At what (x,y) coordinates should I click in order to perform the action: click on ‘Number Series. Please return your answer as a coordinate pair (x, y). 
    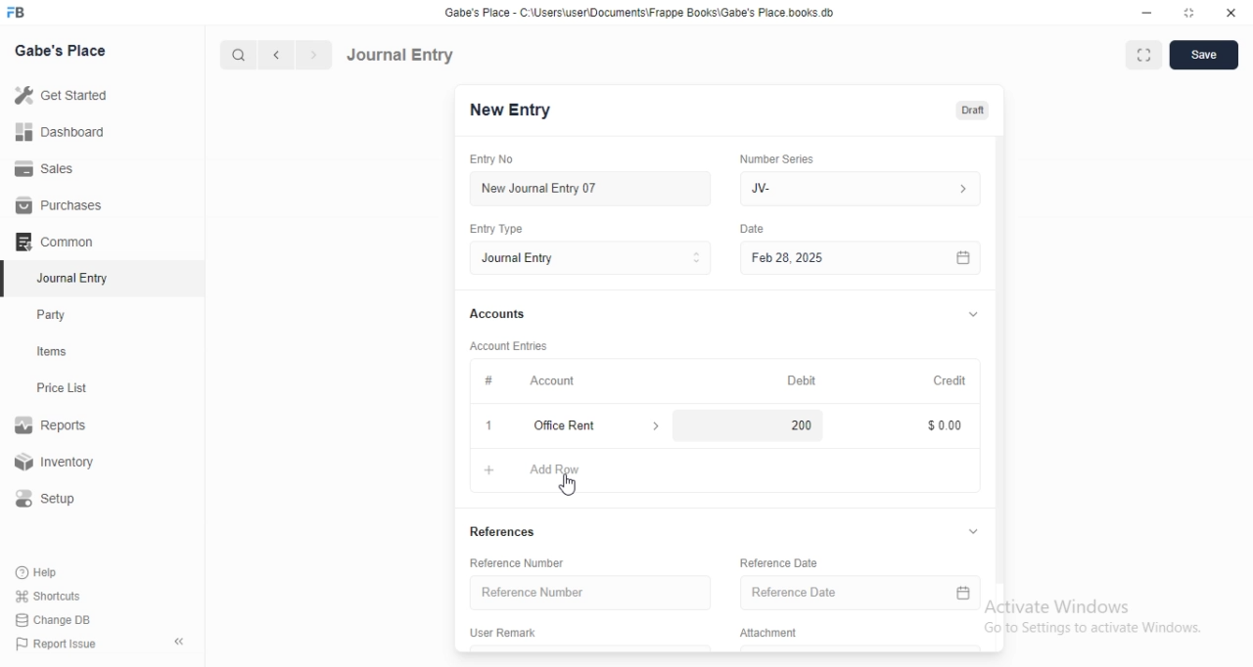
    Looking at the image, I should click on (775, 158).